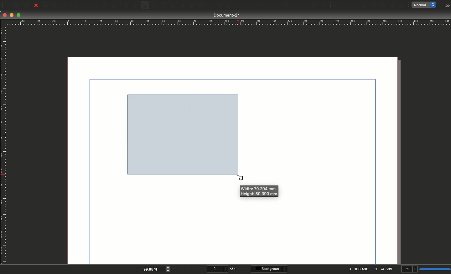  What do you see at coordinates (136, 6) in the screenshot?
I see `Text frame` at bounding box center [136, 6].